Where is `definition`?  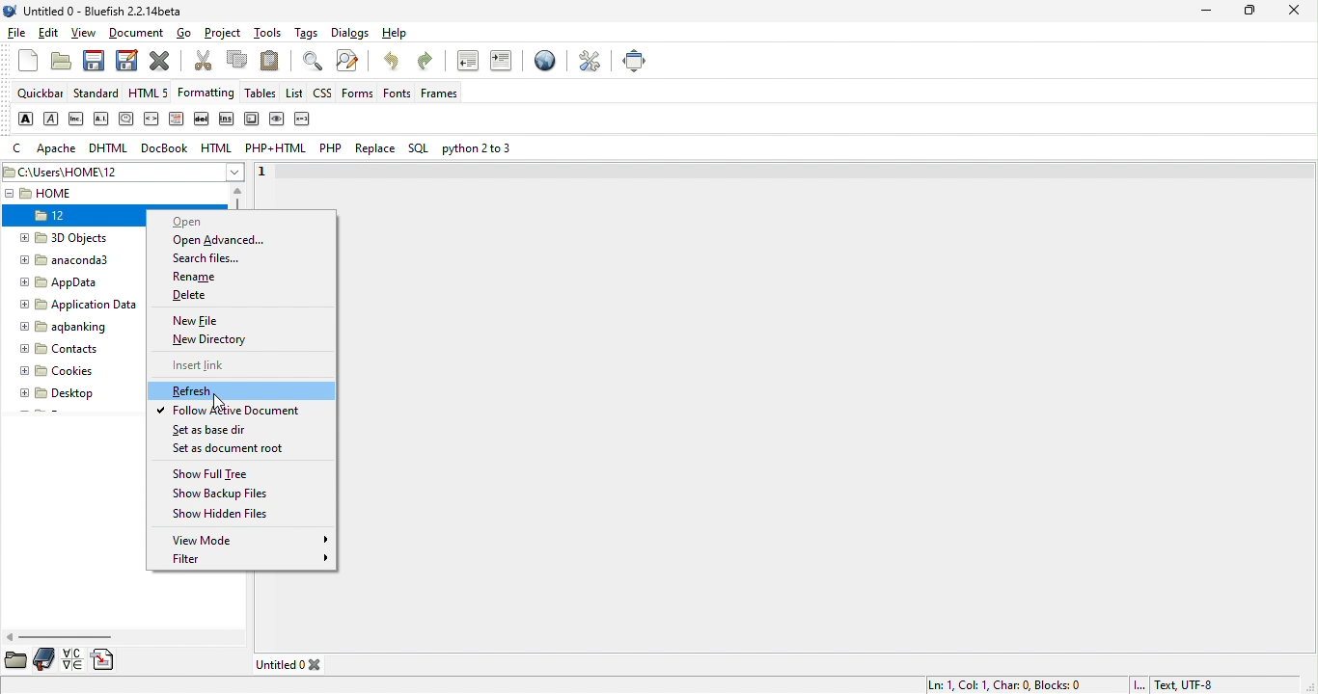
definition is located at coordinates (176, 120).